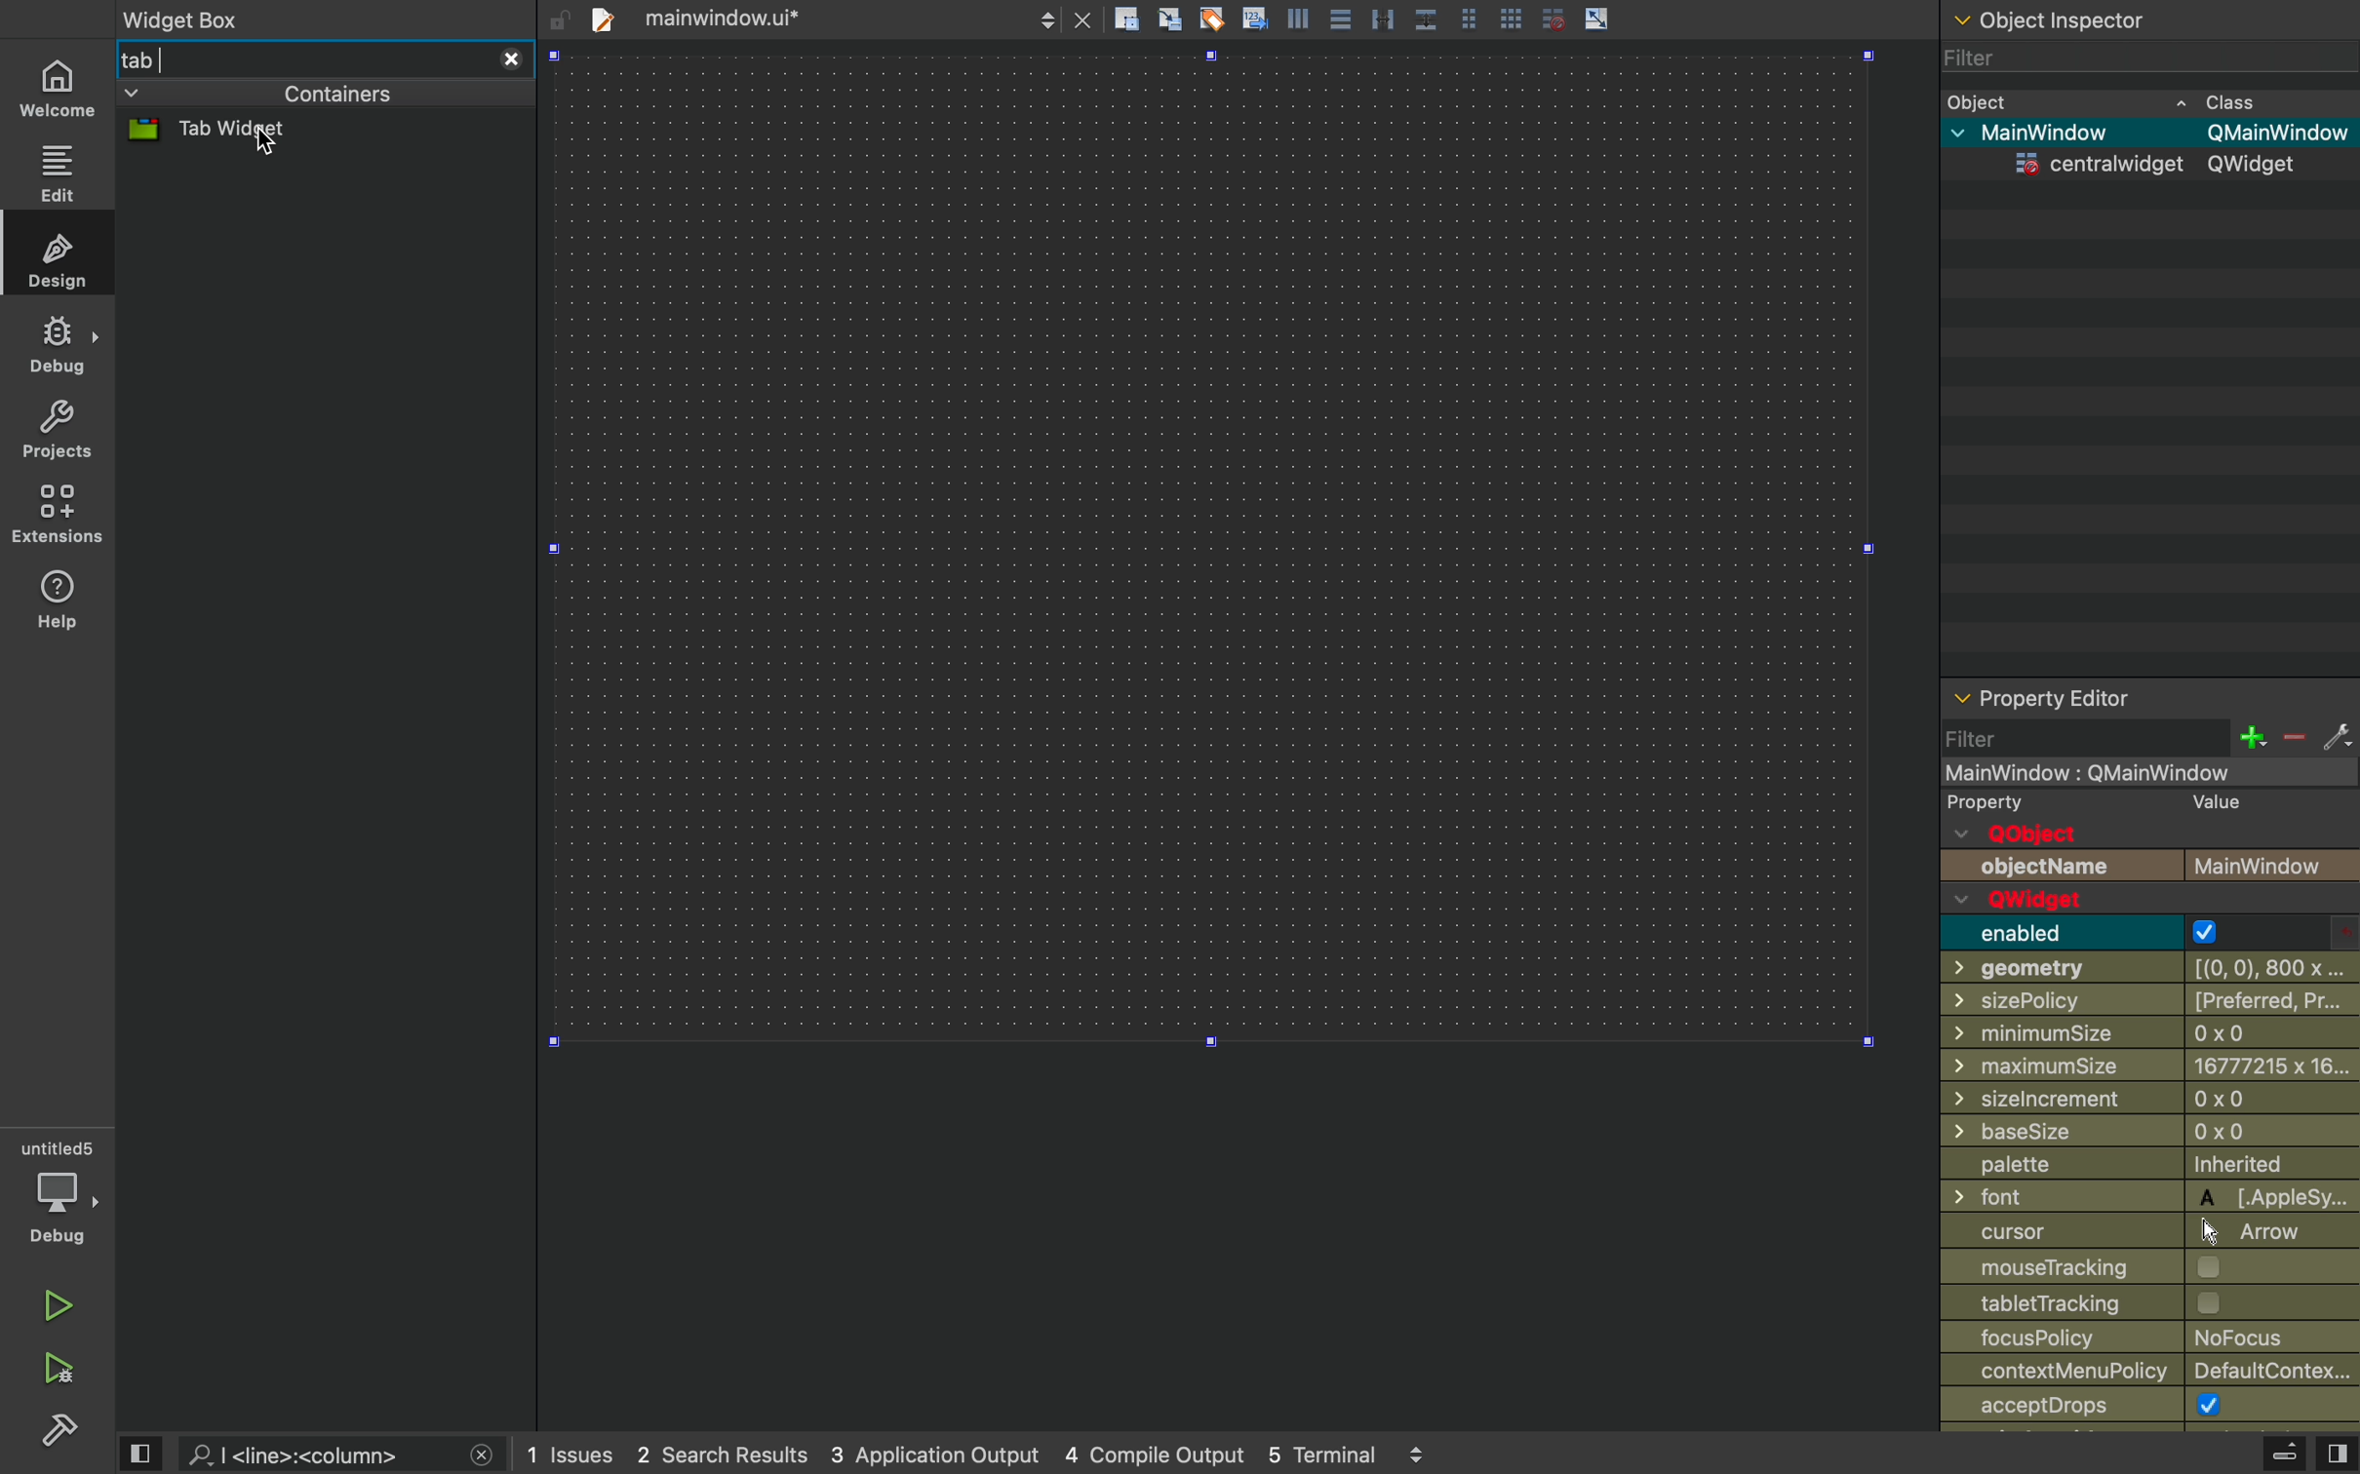 This screenshot has width=2360, height=1474. I want to click on view, so click(139, 1455).